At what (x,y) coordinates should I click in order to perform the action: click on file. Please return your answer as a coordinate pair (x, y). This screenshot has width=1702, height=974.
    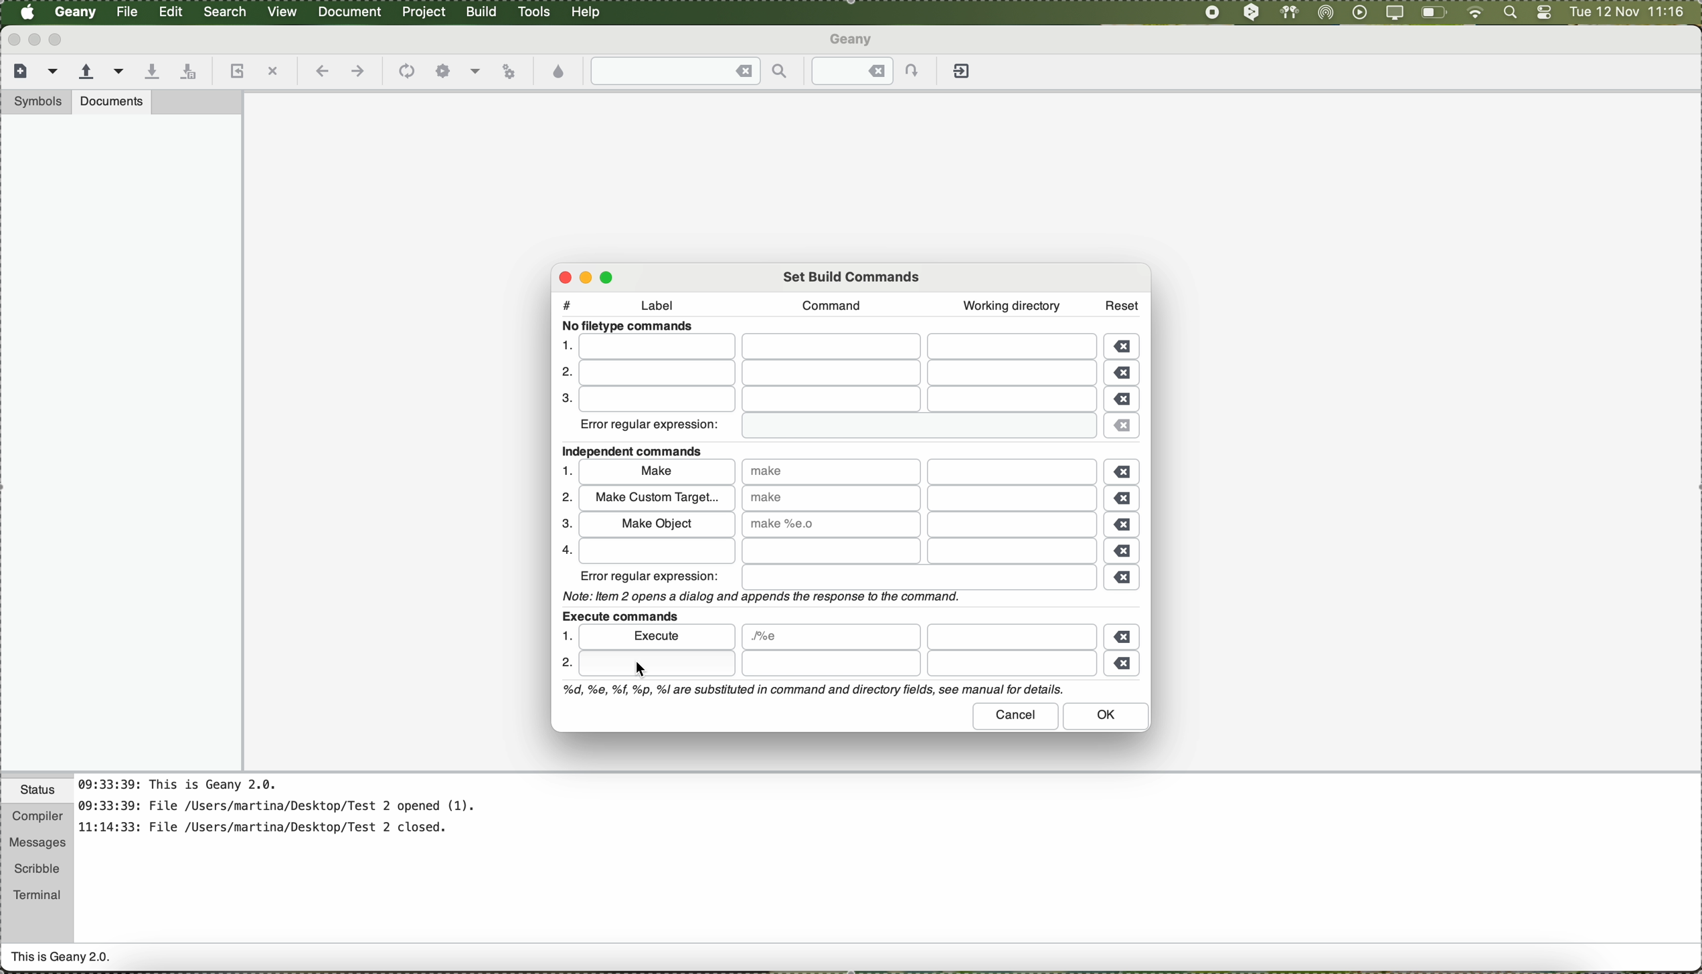
    Looking at the image, I should click on (919, 578).